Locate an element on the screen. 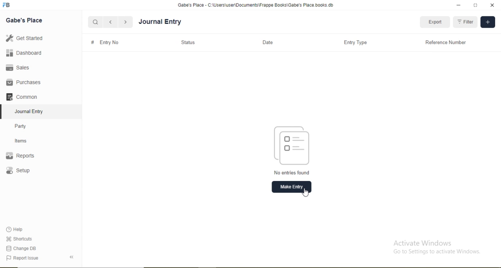  icon is located at coordinates (295, 145).